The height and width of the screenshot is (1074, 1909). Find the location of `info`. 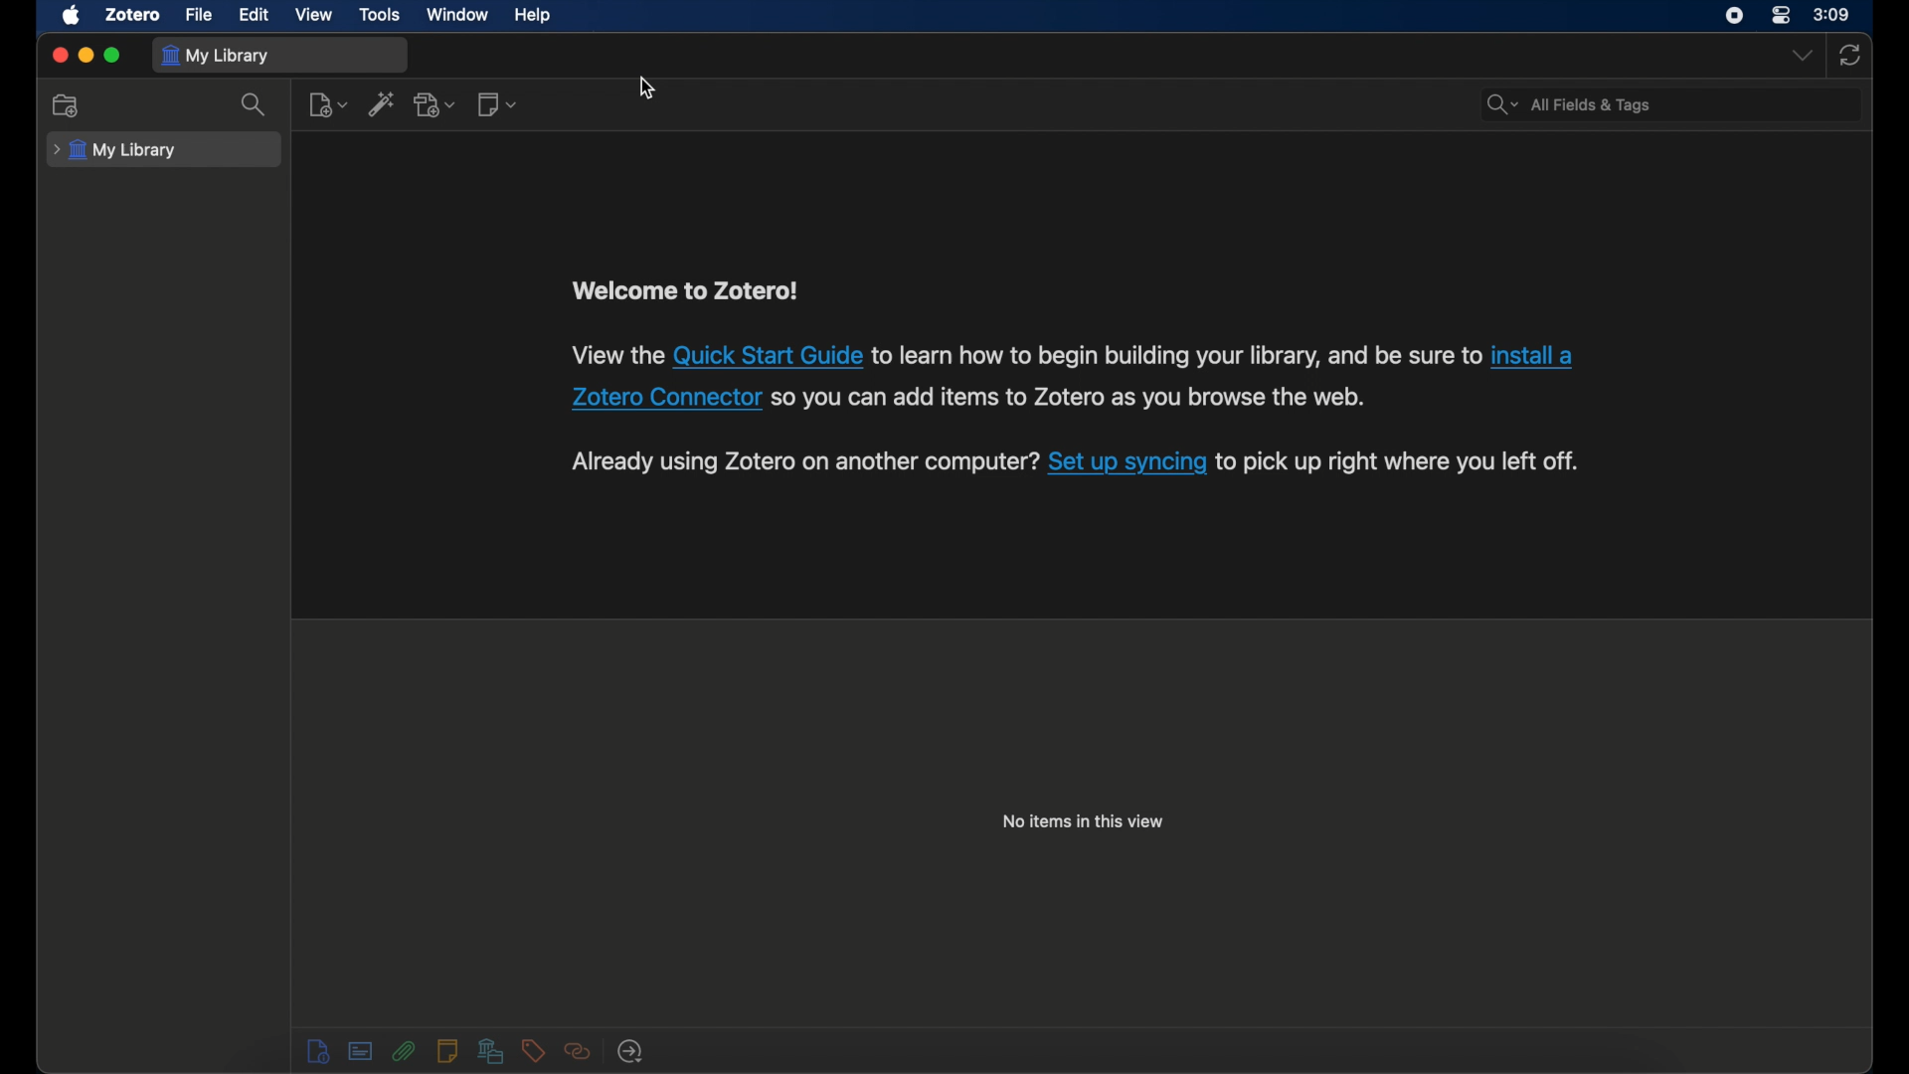

info is located at coordinates (316, 1051).